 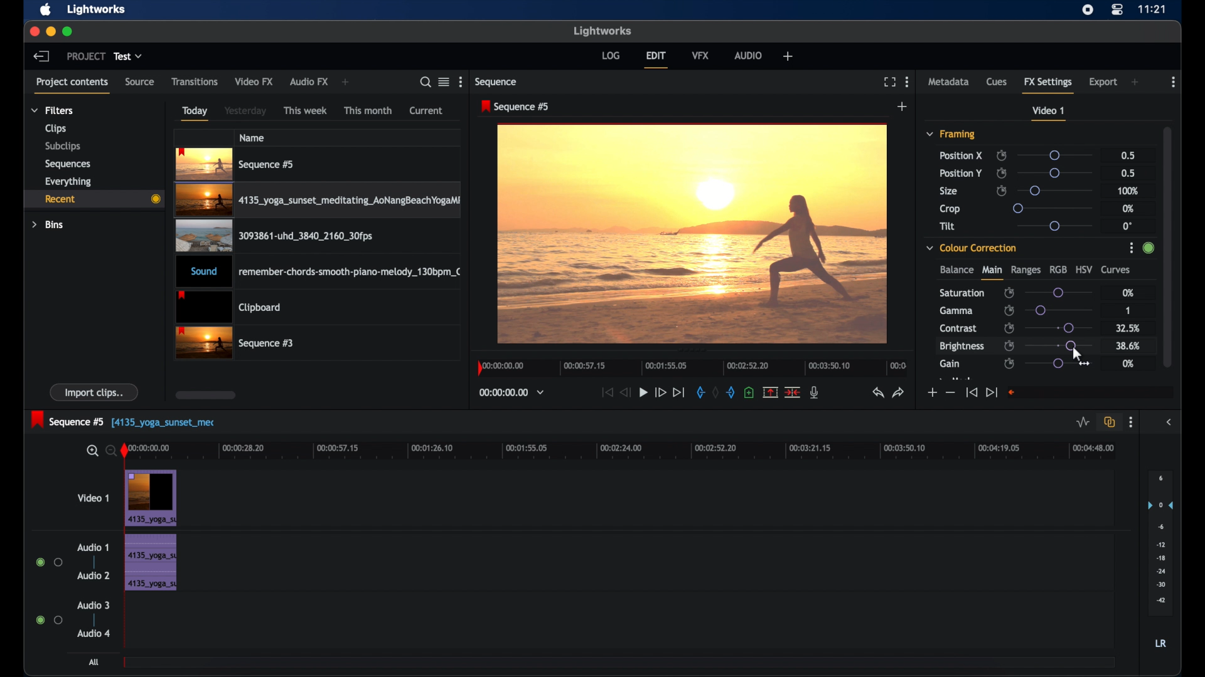 What do you see at coordinates (52, 31) in the screenshot?
I see `minimize` at bounding box center [52, 31].